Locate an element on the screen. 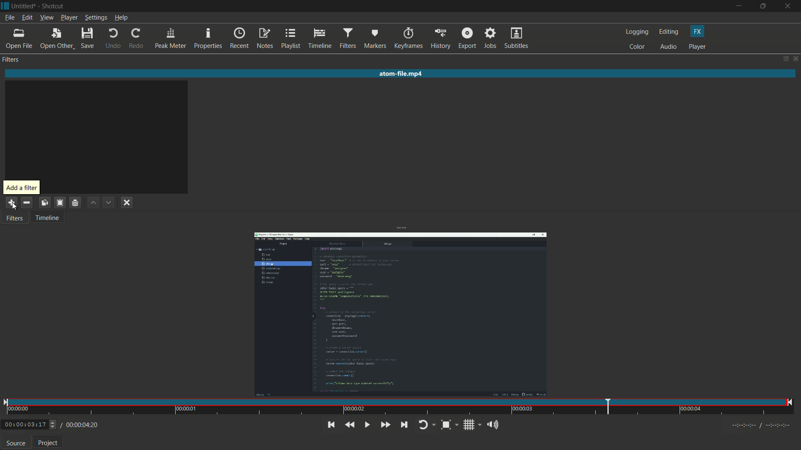 The width and height of the screenshot is (801, 450). toggle grid is located at coordinates (472, 425).